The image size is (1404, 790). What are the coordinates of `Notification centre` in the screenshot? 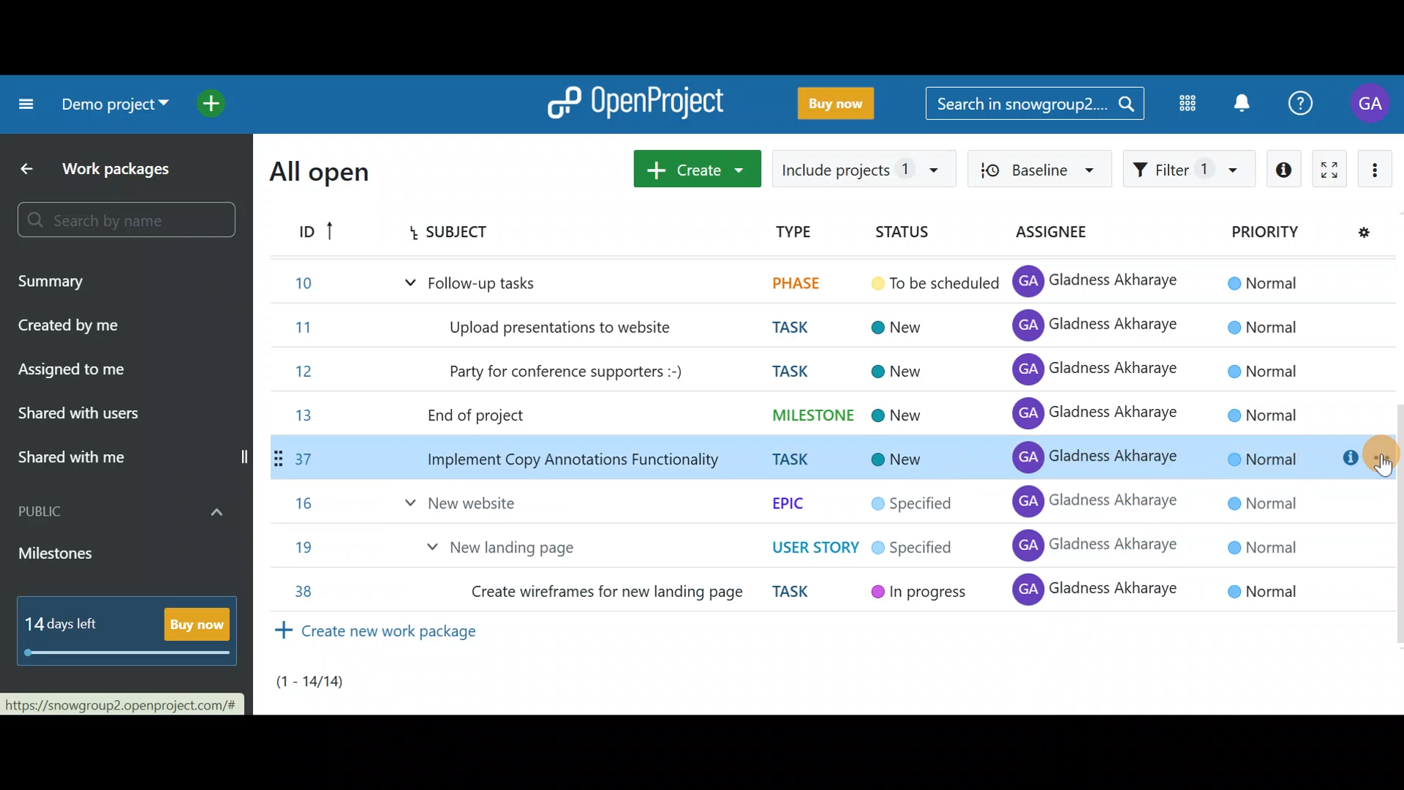 It's located at (1241, 105).